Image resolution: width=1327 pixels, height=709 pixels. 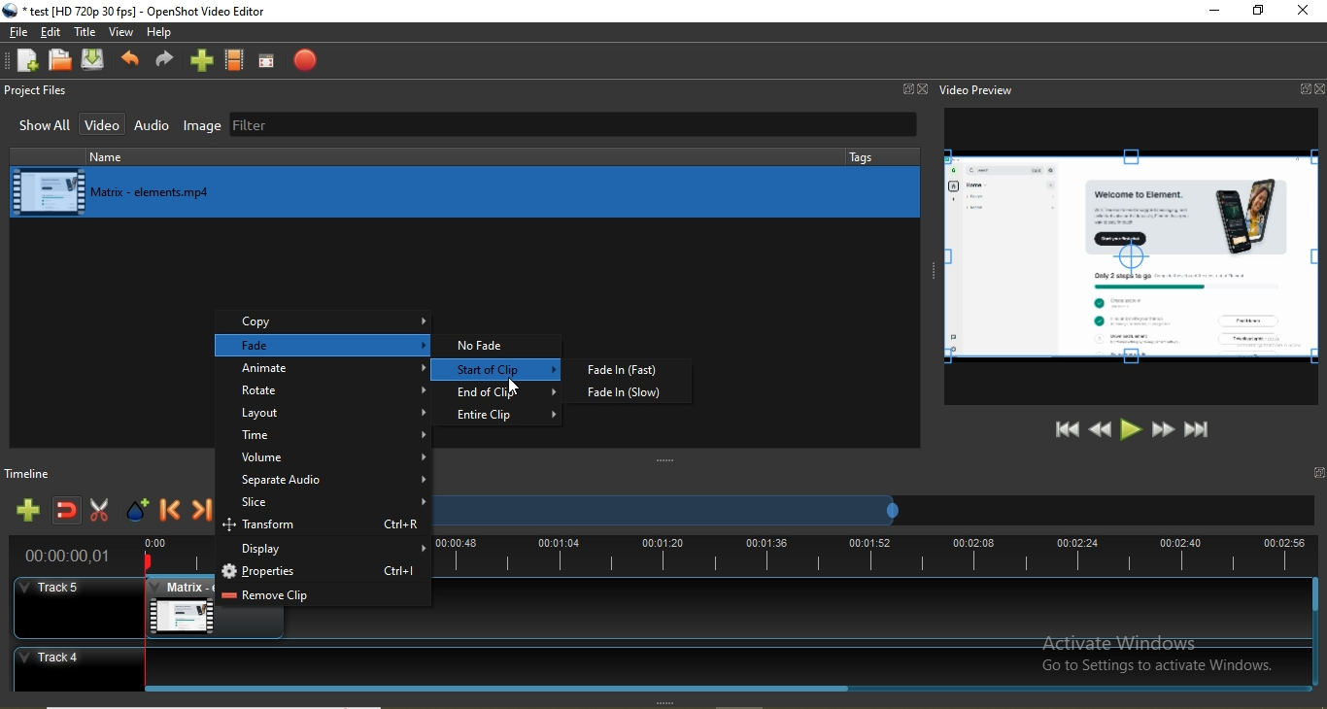 I want to click on no fade, so click(x=502, y=345).